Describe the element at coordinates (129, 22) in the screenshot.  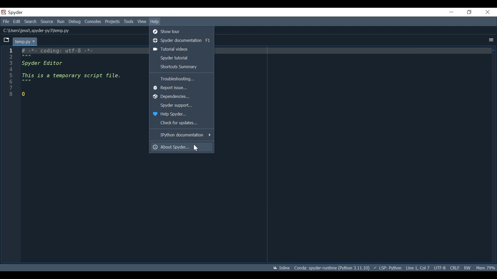
I see `Tools` at that location.